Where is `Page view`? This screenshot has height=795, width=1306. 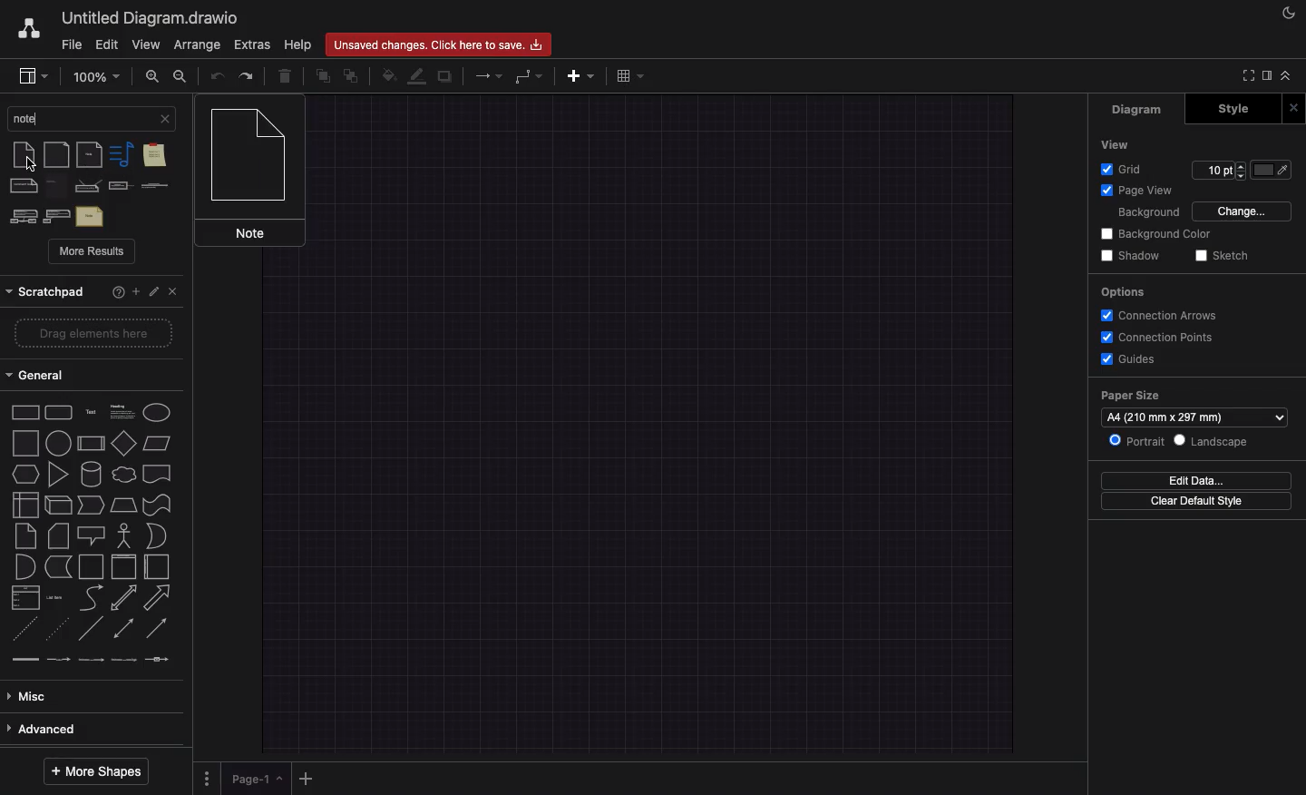
Page view is located at coordinates (1140, 189).